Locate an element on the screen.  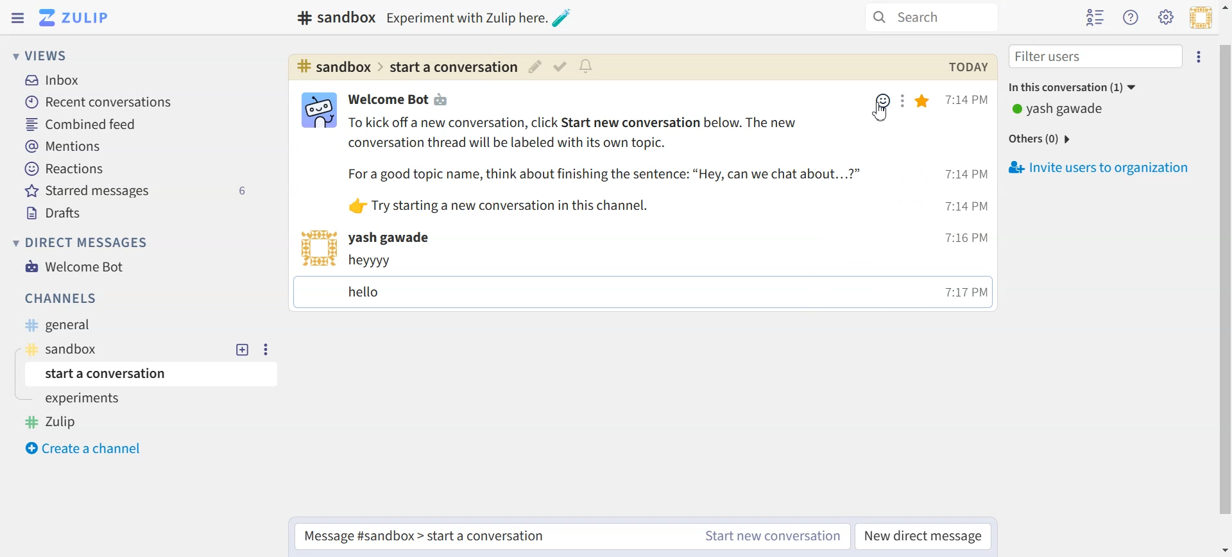
Mark as resolved is located at coordinates (559, 67).